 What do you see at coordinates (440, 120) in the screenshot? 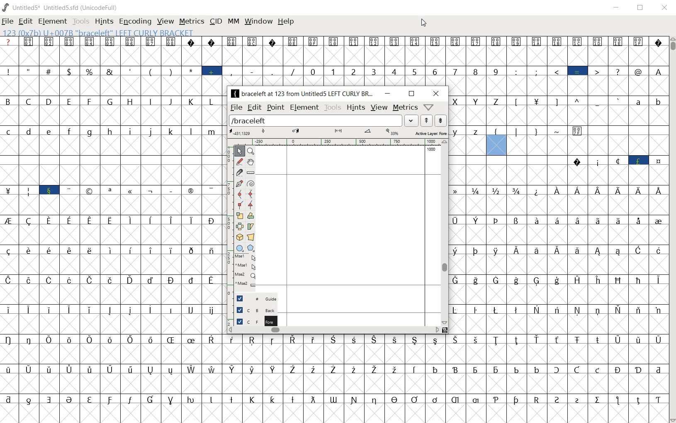
I see `show the previous word on the list` at bounding box center [440, 120].